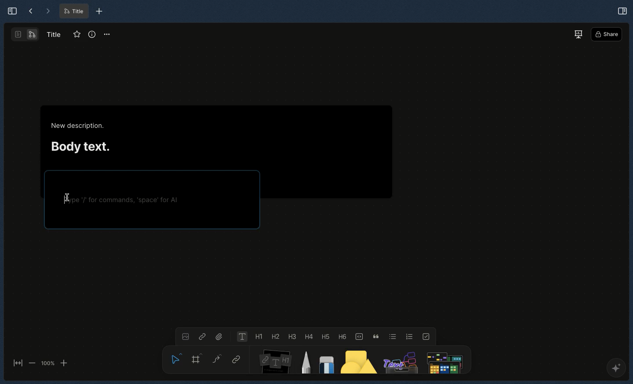 Image resolution: width=633 pixels, height=384 pixels. I want to click on Title, so click(53, 34).